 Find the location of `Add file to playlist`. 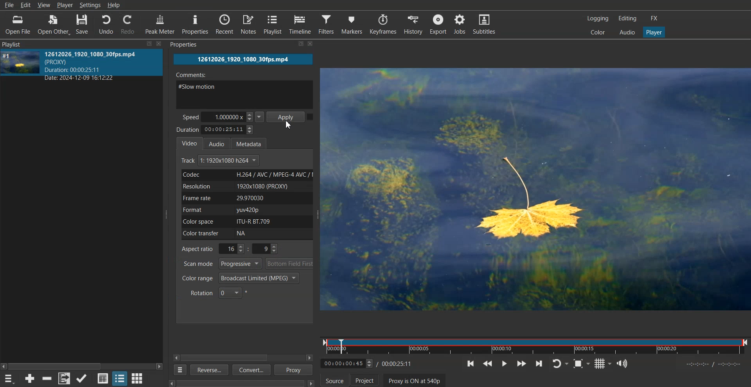

Add file to playlist is located at coordinates (64, 378).